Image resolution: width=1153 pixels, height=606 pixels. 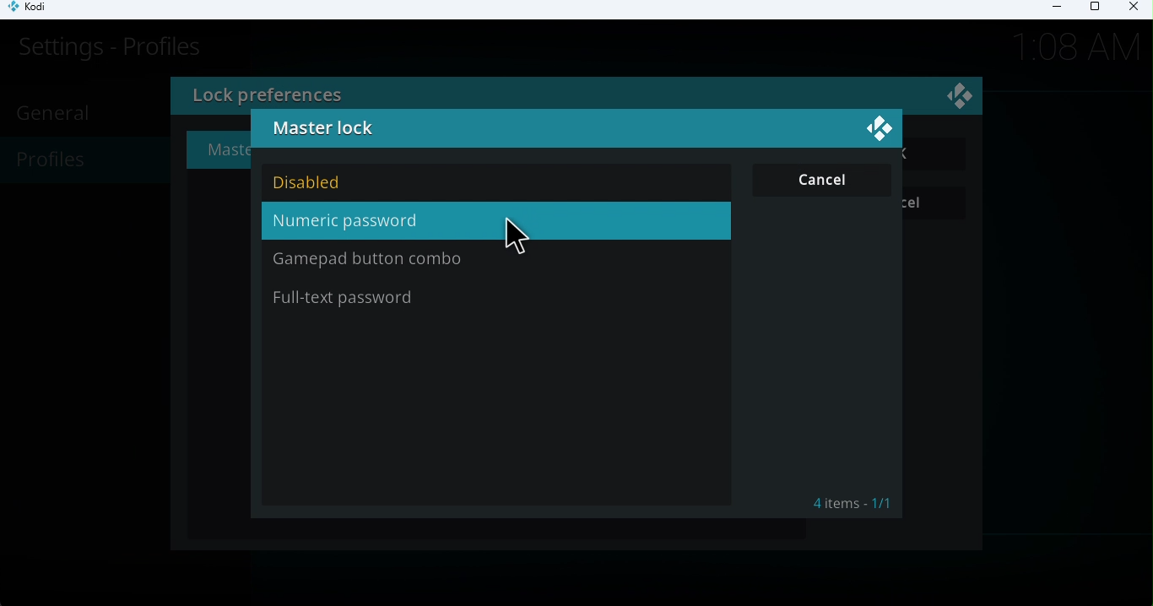 I want to click on Minimize, so click(x=1051, y=9).